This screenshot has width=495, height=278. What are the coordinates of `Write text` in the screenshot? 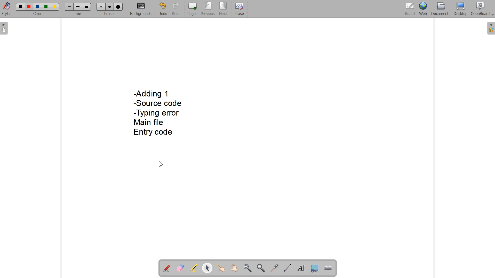 It's located at (301, 267).